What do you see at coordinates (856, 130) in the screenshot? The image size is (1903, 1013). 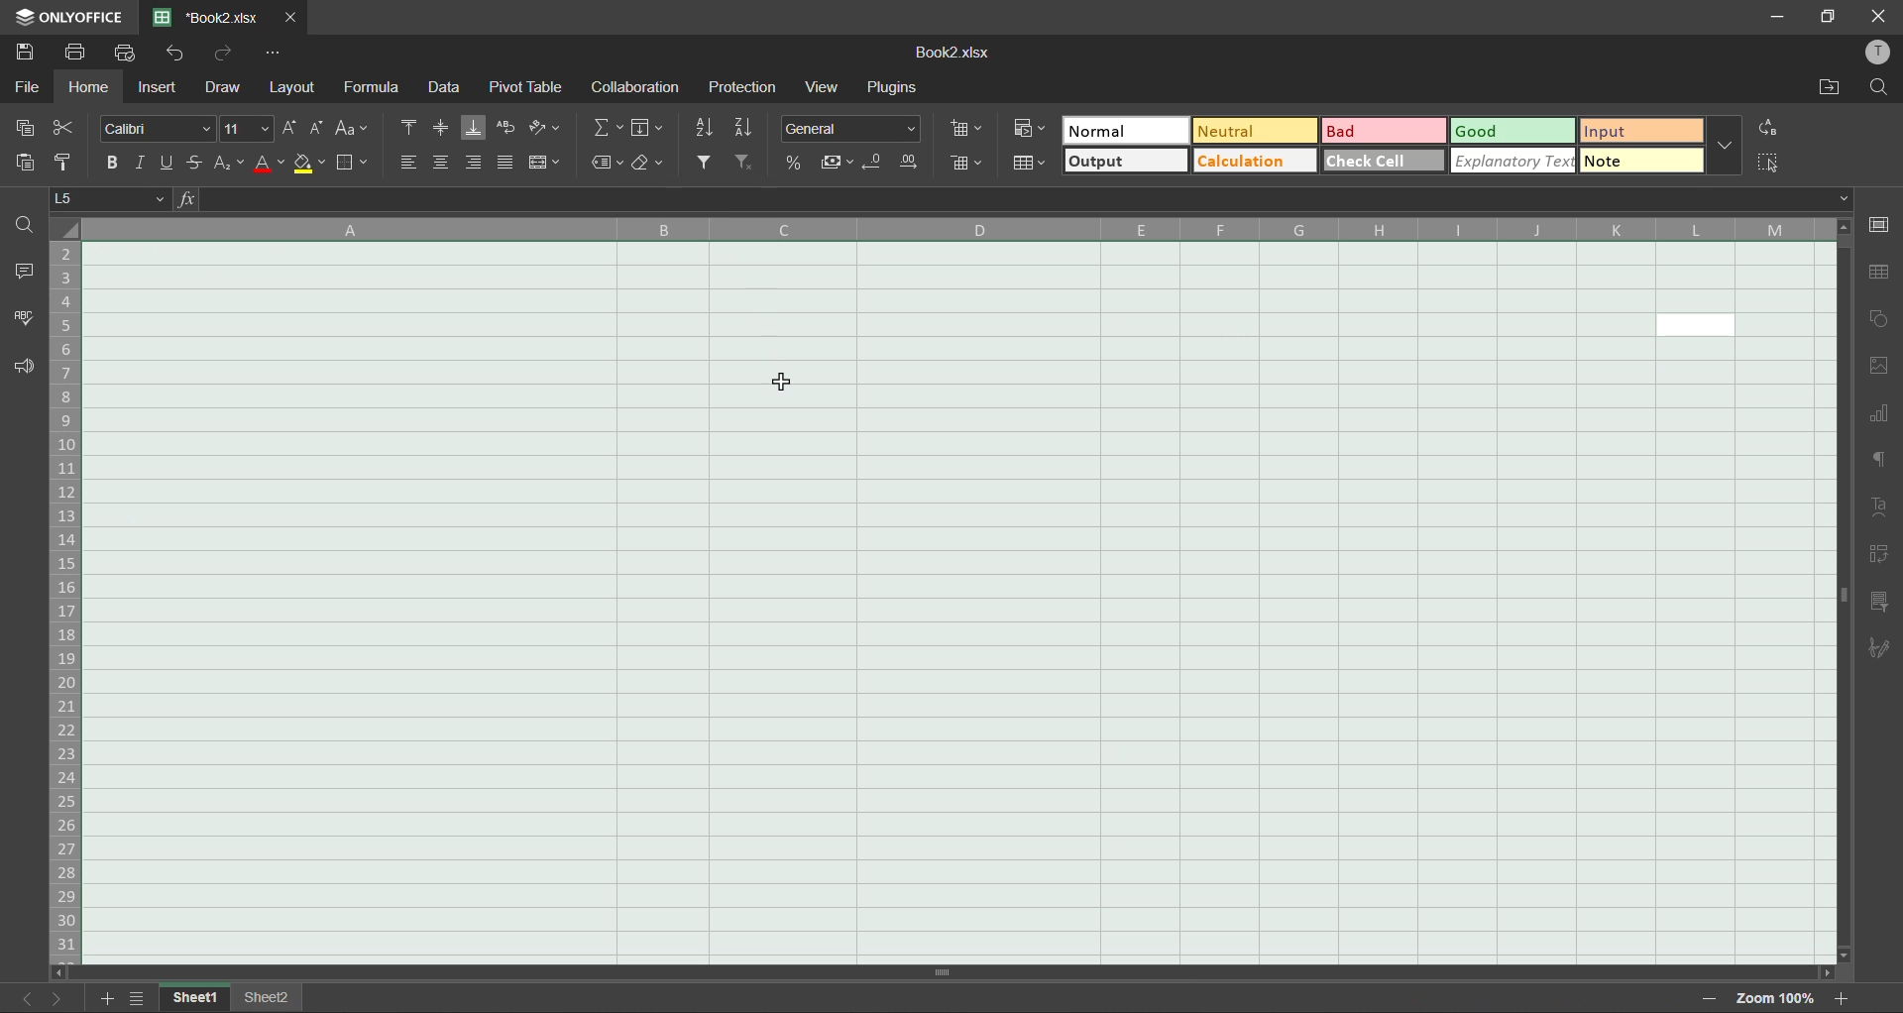 I see `number font` at bounding box center [856, 130].